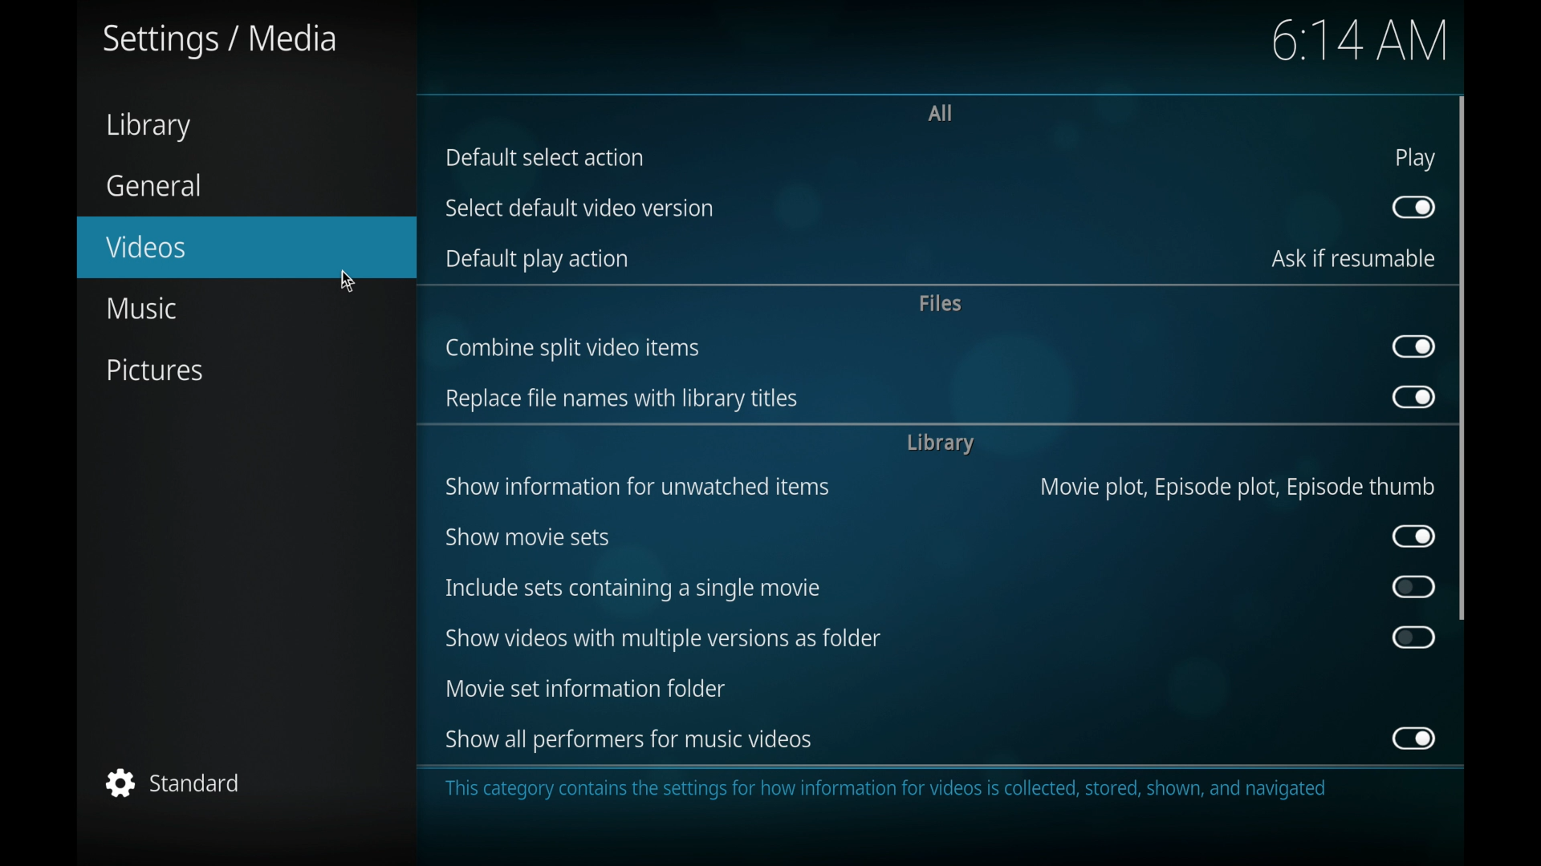 This screenshot has width=1541, height=866. What do you see at coordinates (1354, 259) in the screenshot?
I see `ask if resumable` at bounding box center [1354, 259].